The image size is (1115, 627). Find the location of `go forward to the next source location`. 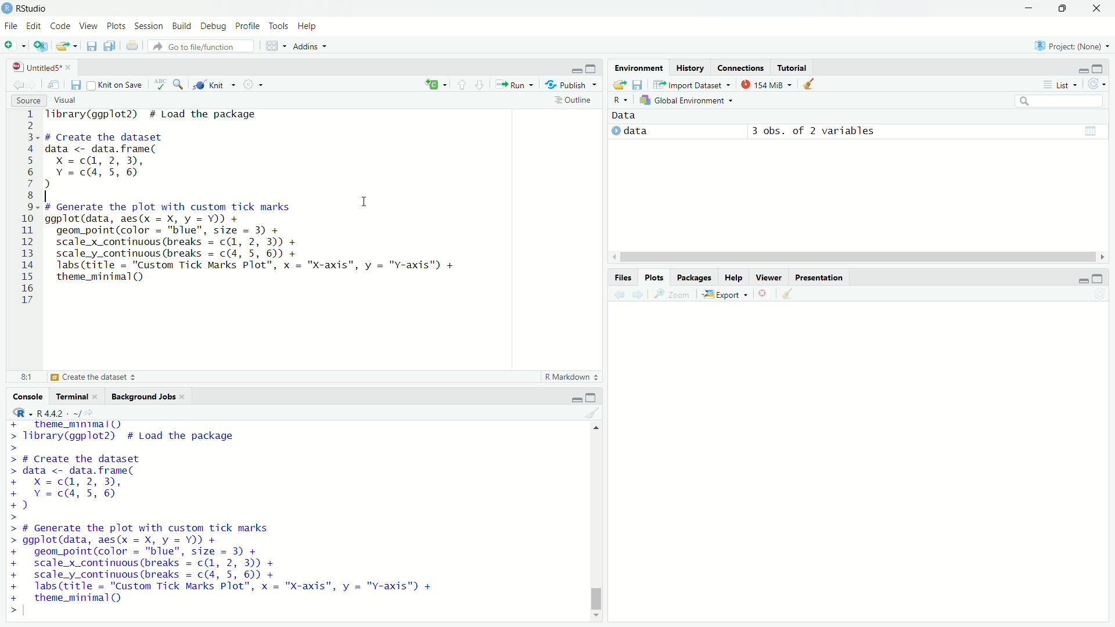

go forward to the next source location is located at coordinates (35, 84).